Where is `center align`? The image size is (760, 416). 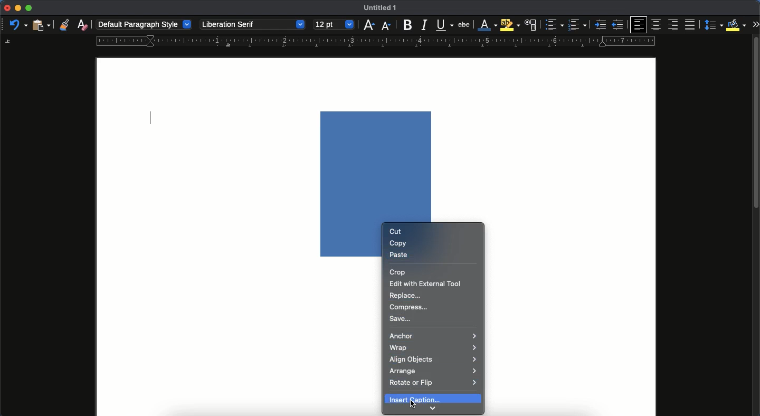
center align is located at coordinates (657, 25).